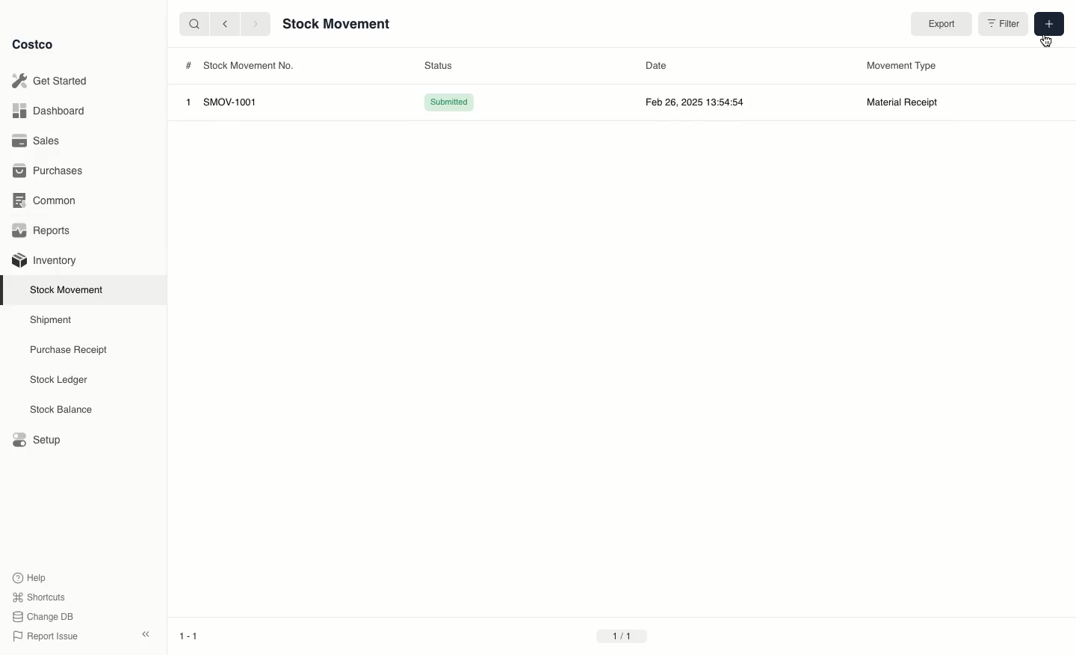  Describe the element at coordinates (942, 25) in the screenshot. I see `Export` at that location.